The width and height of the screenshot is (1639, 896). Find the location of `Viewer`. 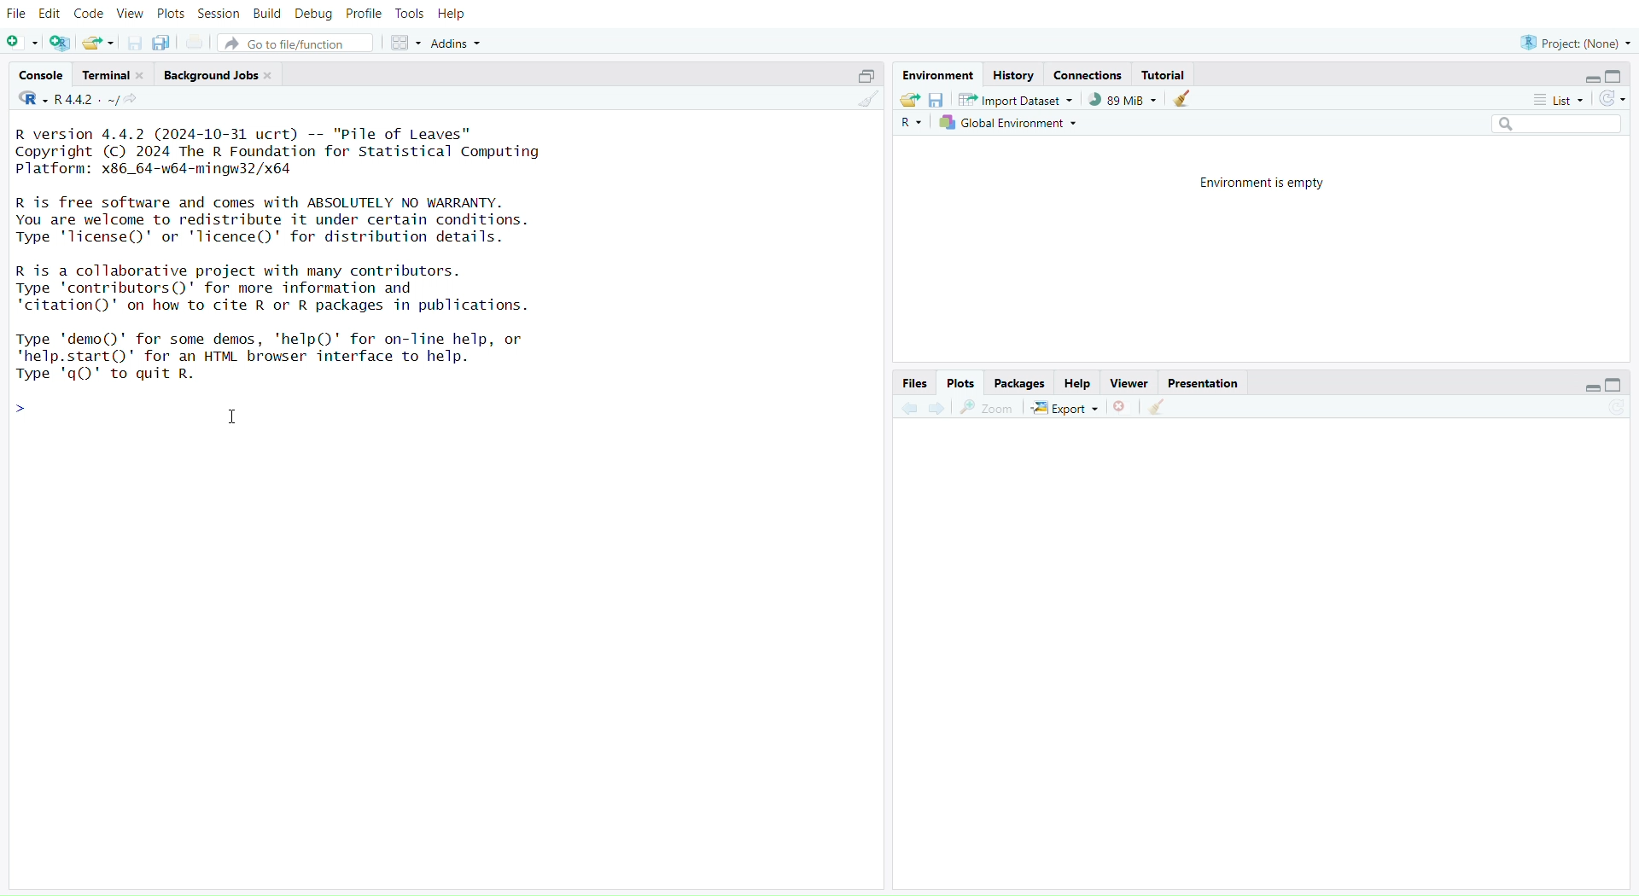

Viewer is located at coordinates (1127, 382).